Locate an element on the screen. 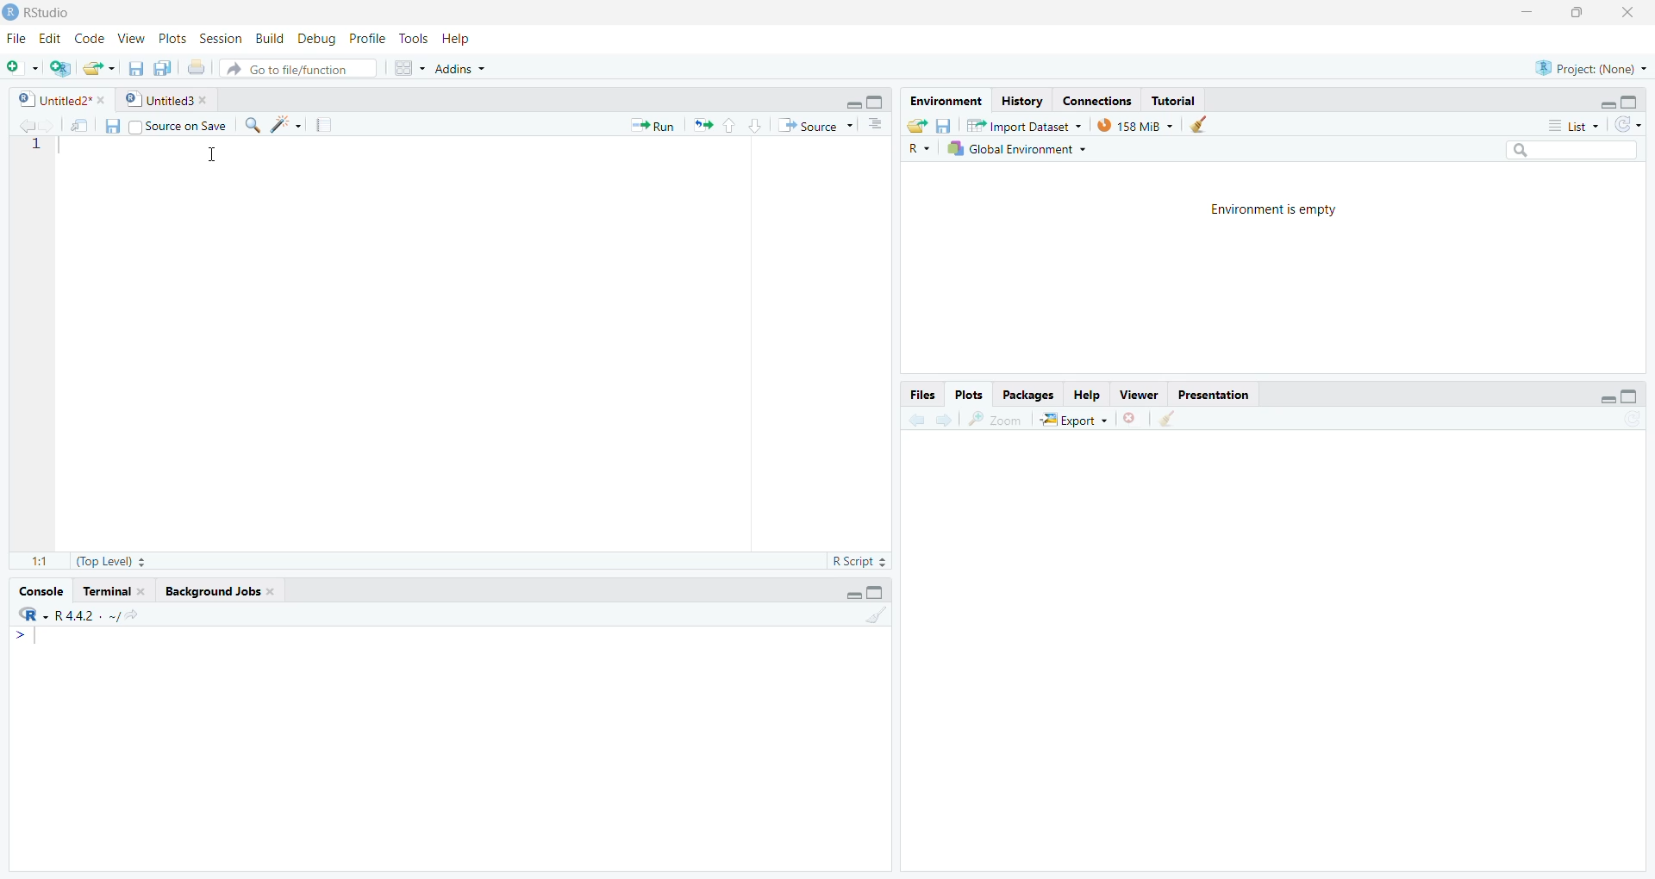 The image size is (1655, 879).  is located at coordinates (914, 124).